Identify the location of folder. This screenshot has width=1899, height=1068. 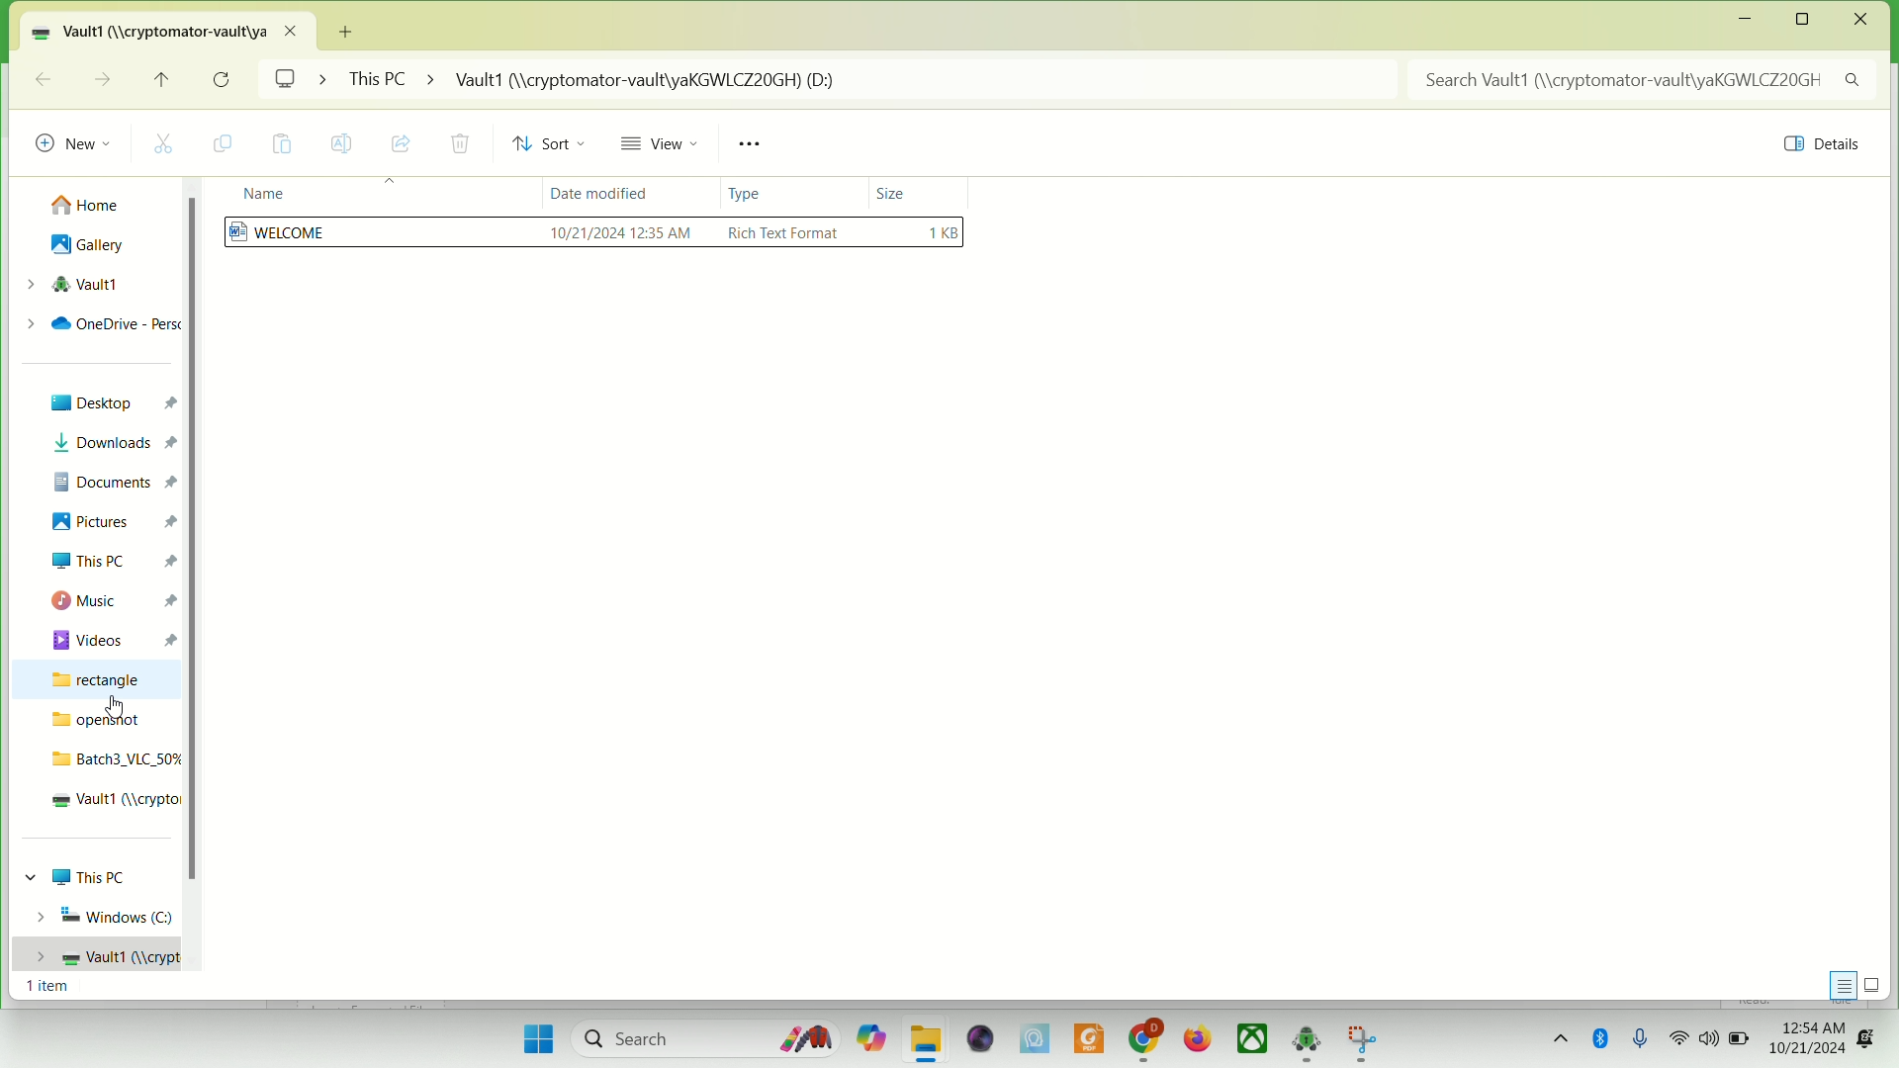
(927, 1040).